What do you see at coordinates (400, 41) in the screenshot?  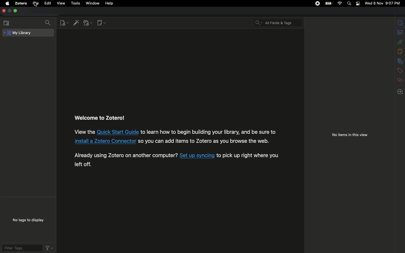 I see `Attachments` at bounding box center [400, 41].